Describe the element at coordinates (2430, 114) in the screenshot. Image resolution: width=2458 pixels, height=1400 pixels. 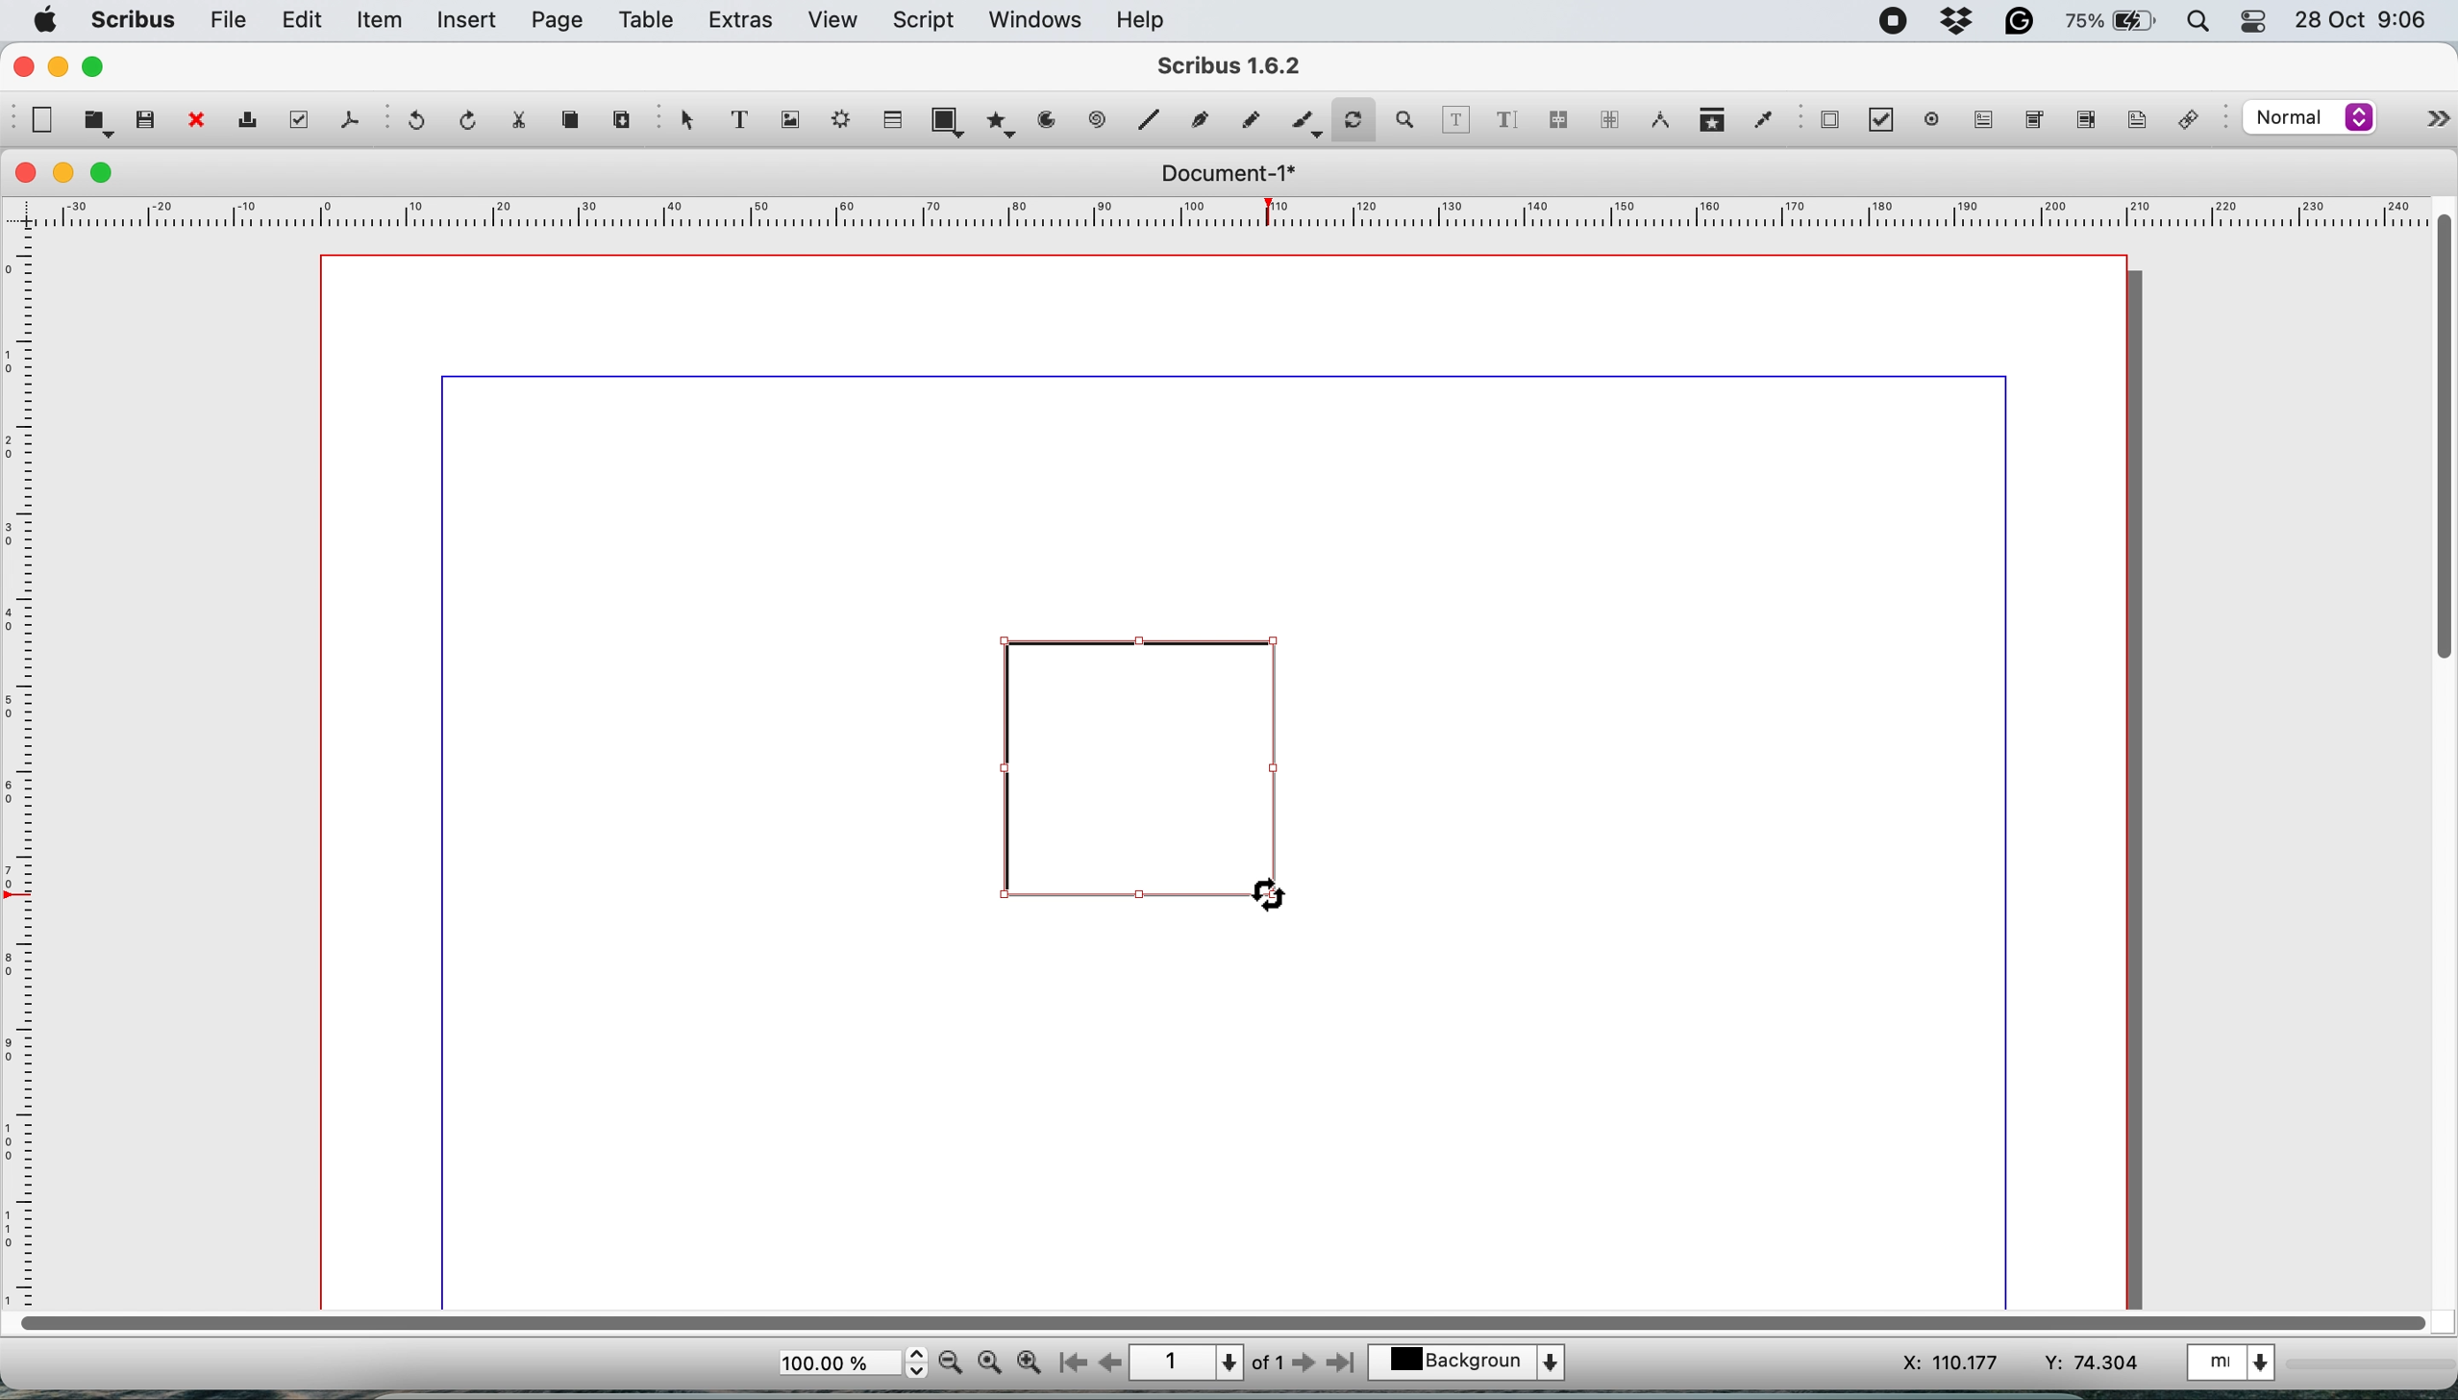
I see `more options` at that location.